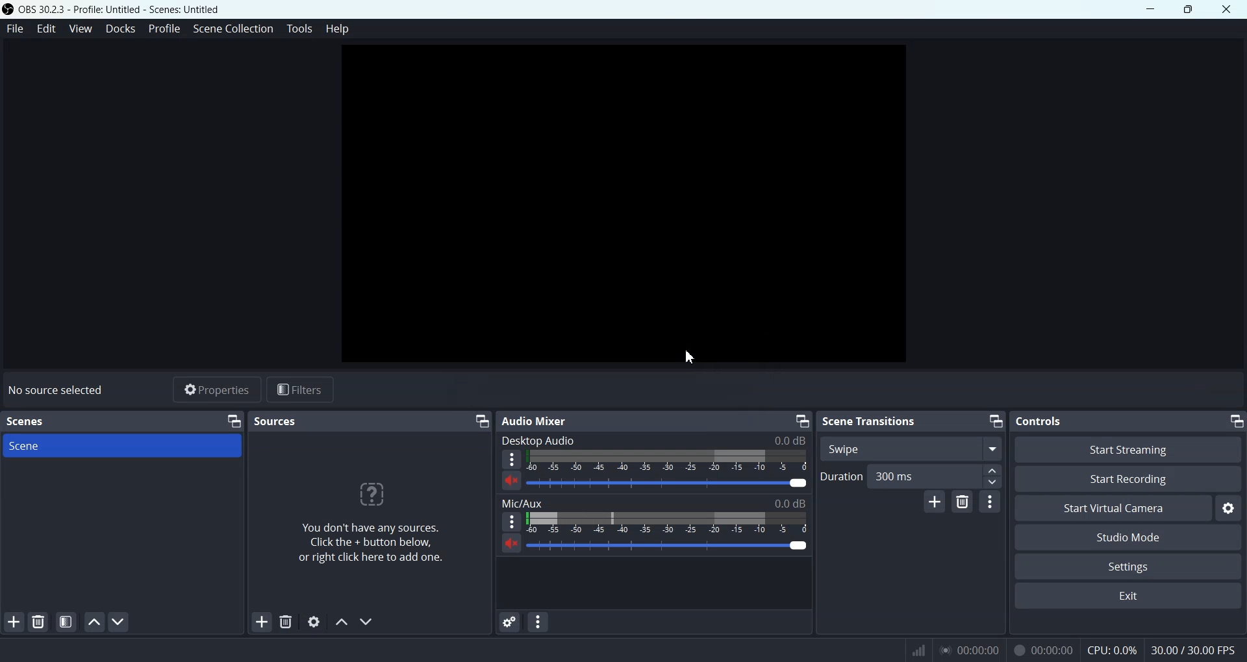 This screenshot has height=662, width=1247. Describe the element at coordinates (366, 621) in the screenshot. I see `Move source down` at that location.